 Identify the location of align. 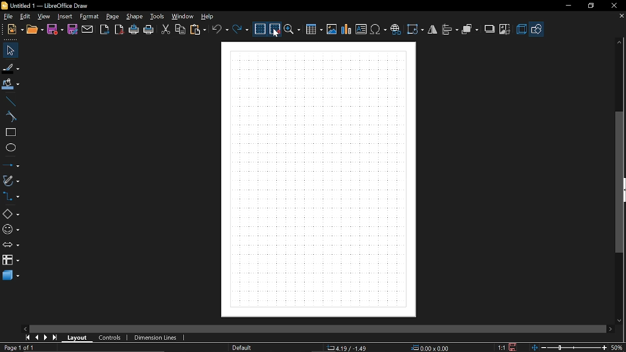
(451, 30).